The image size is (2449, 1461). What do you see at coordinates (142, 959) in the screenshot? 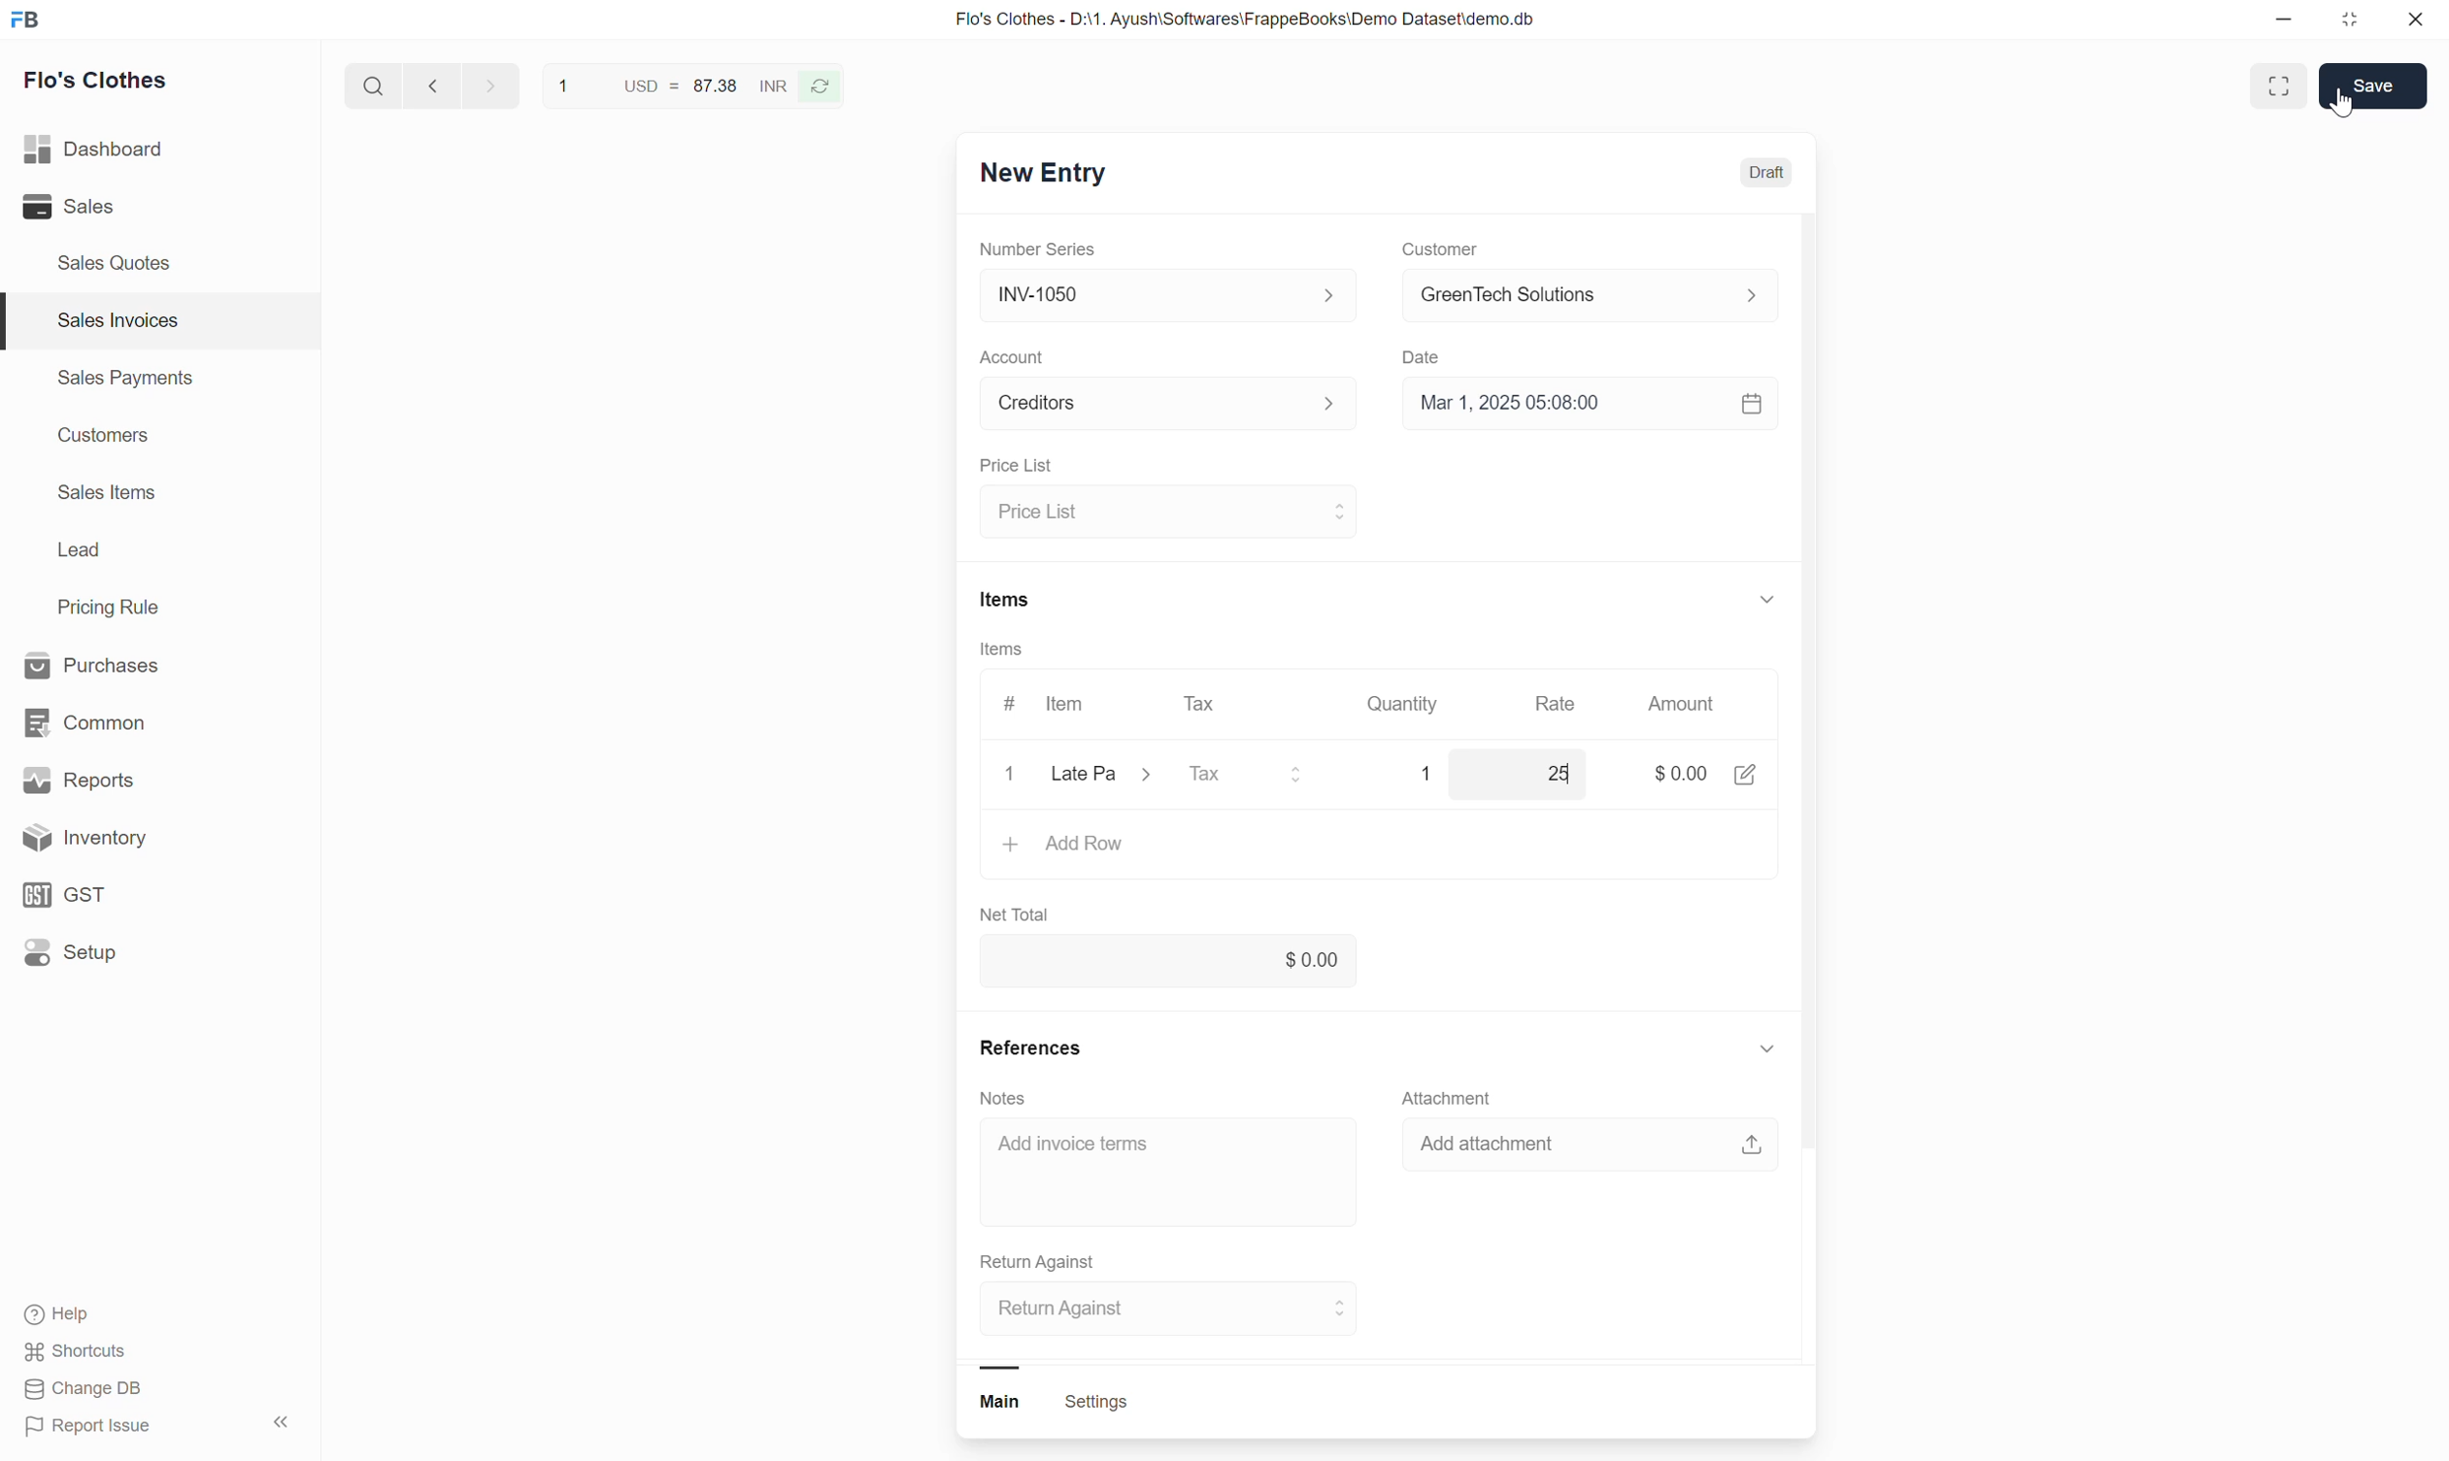
I see `Setup` at bounding box center [142, 959].